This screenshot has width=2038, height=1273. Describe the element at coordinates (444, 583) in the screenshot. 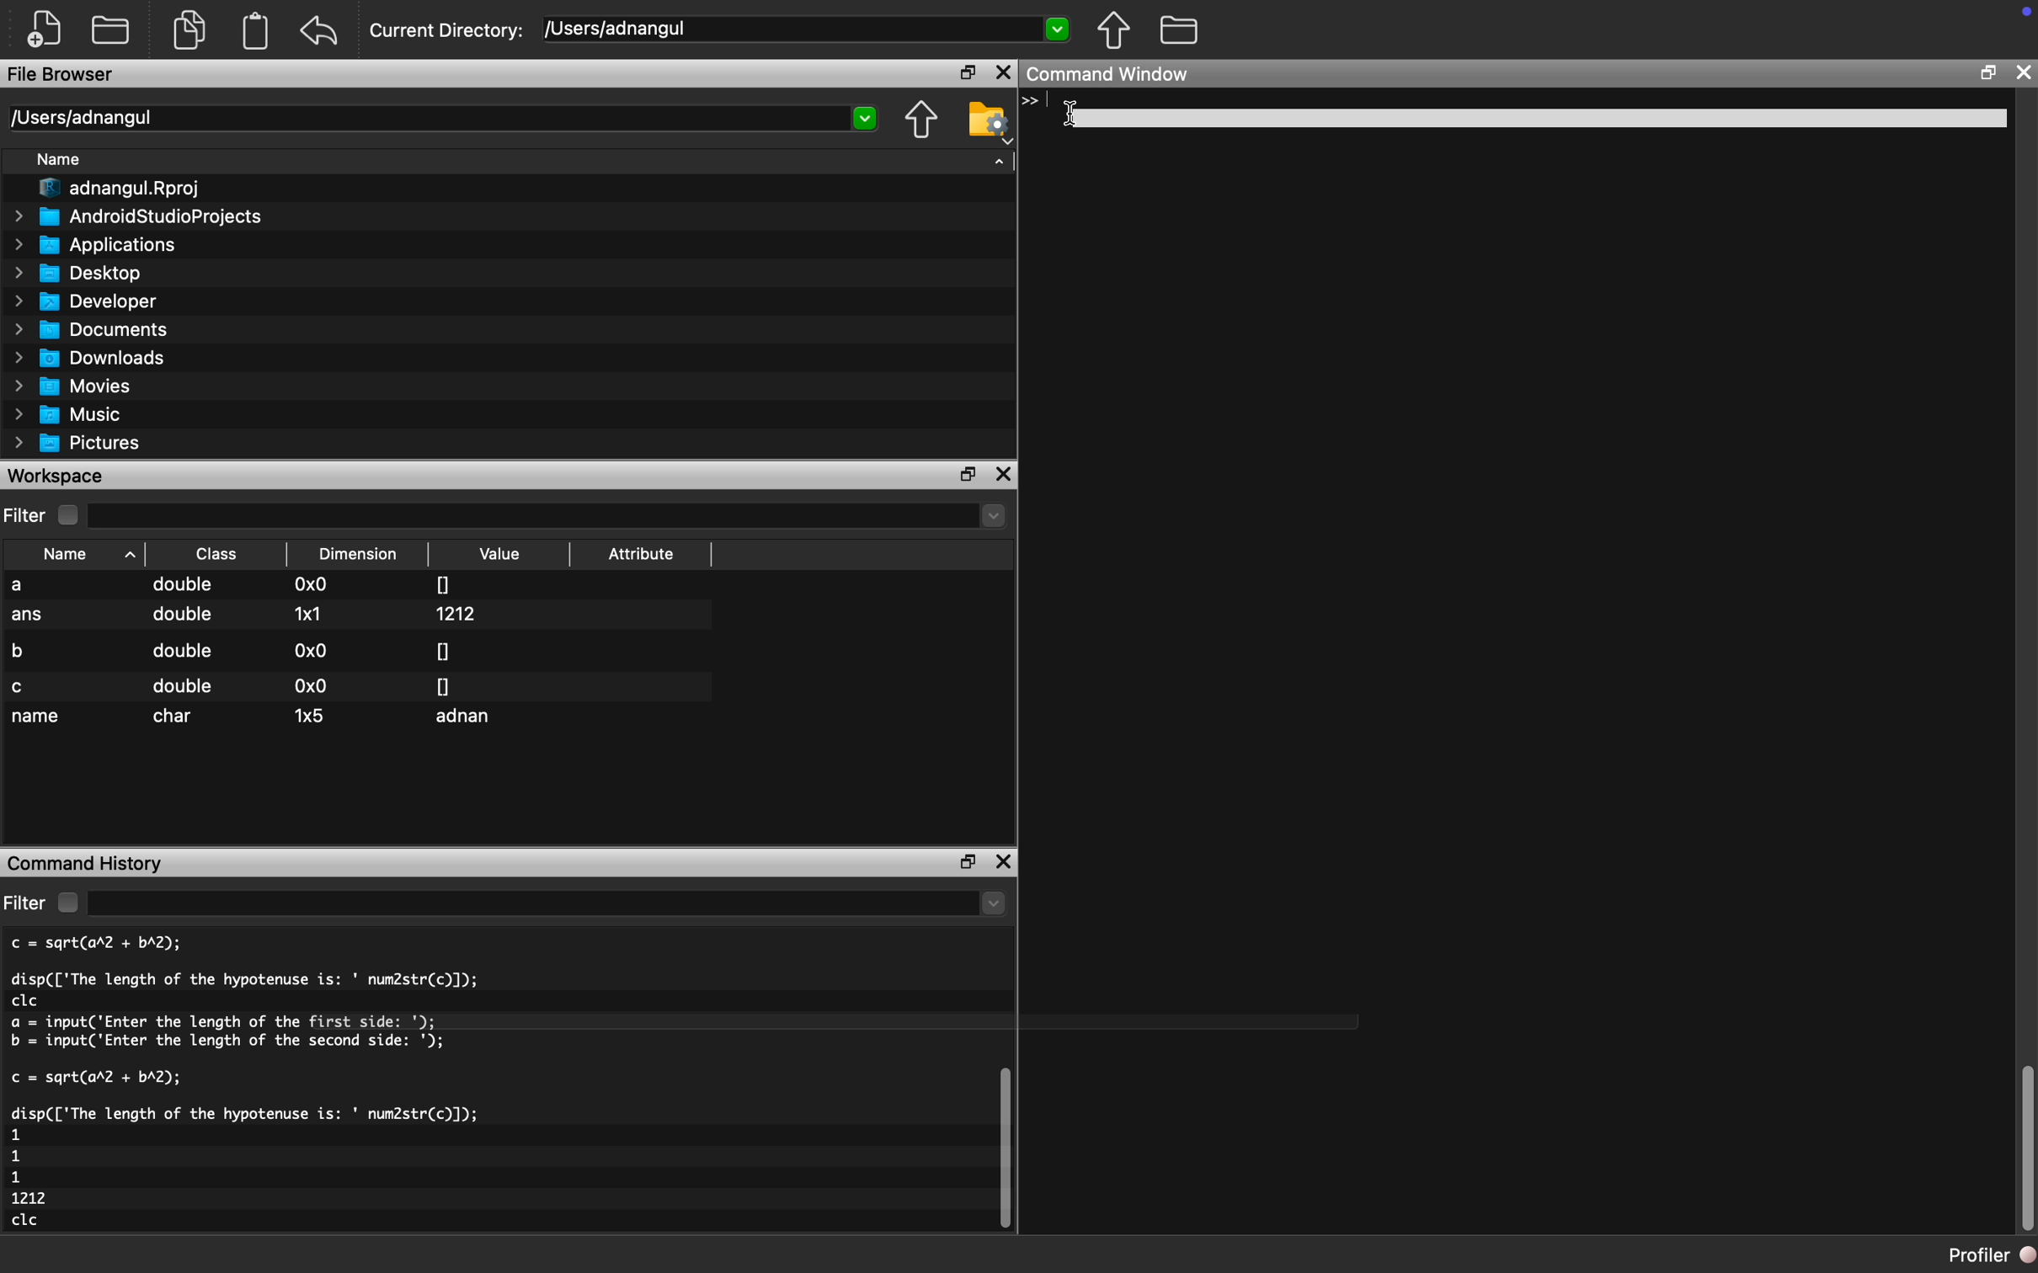

I see `0` at that location.